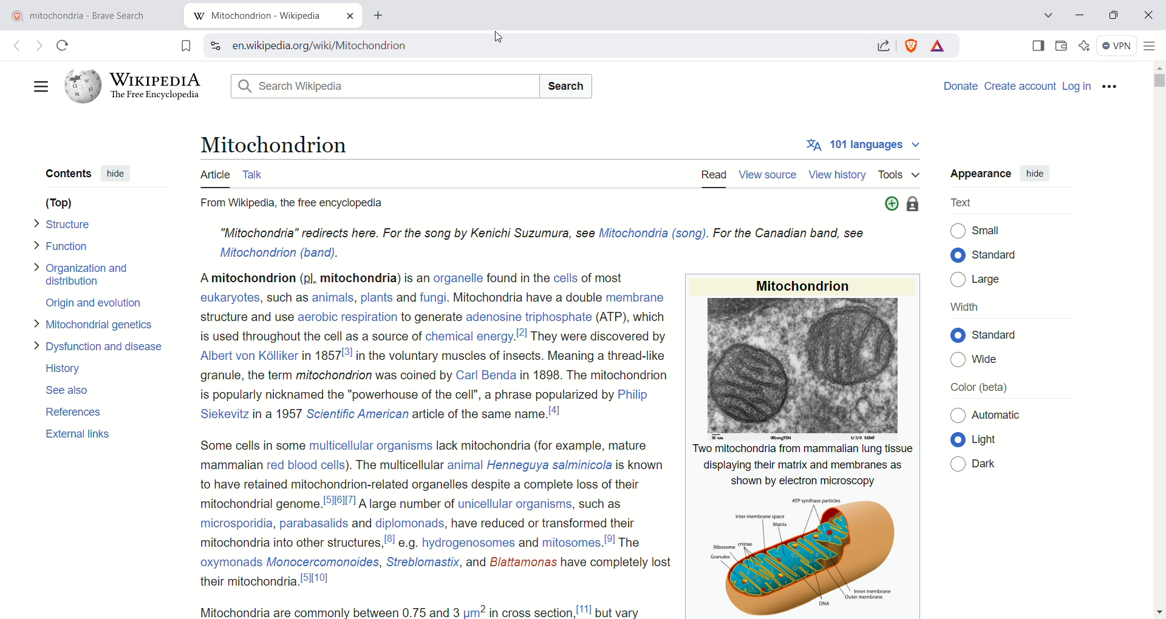 This screenshot has height=619, width=1166. What do you see at coordinates (95, 325) in the screenshot?
I see `> Mitochondrial genetics` at bounding box center [95, 325].